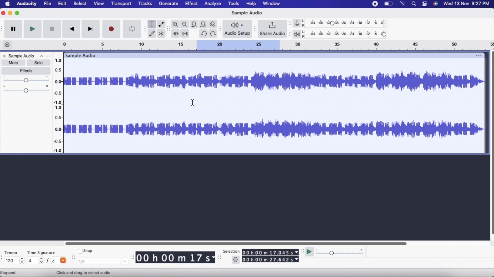  Describe the element at coordinates (39, 63) in the screenshot. I see `Solo` at that location.